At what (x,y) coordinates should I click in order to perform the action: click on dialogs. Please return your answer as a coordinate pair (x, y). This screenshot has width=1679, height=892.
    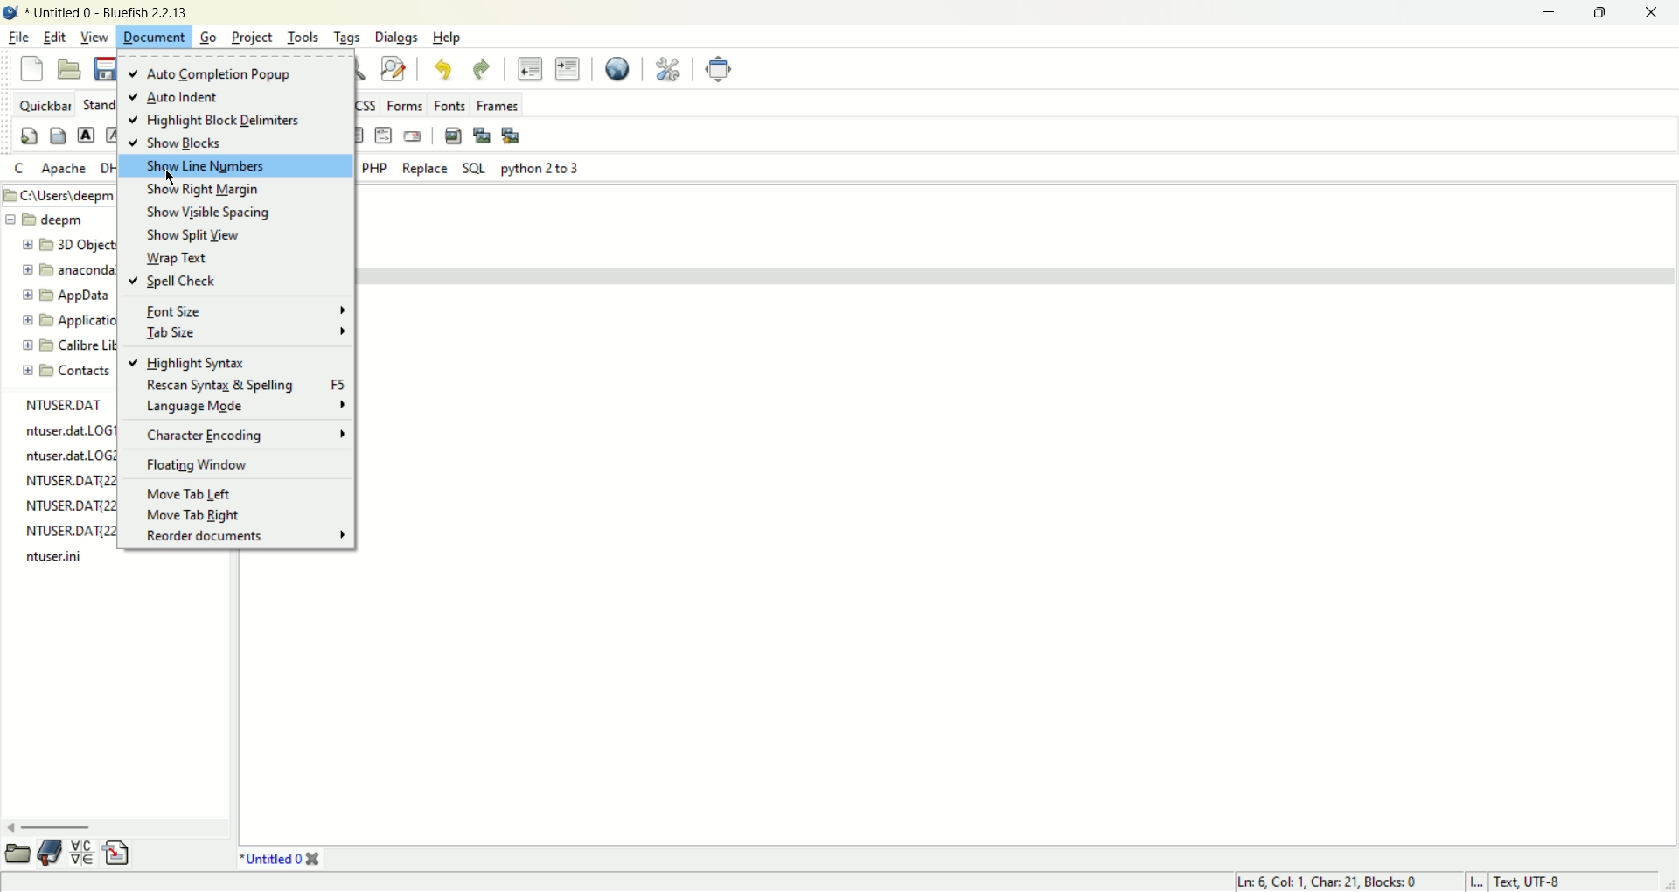
    Looking at the image, I should click on (396, 38).